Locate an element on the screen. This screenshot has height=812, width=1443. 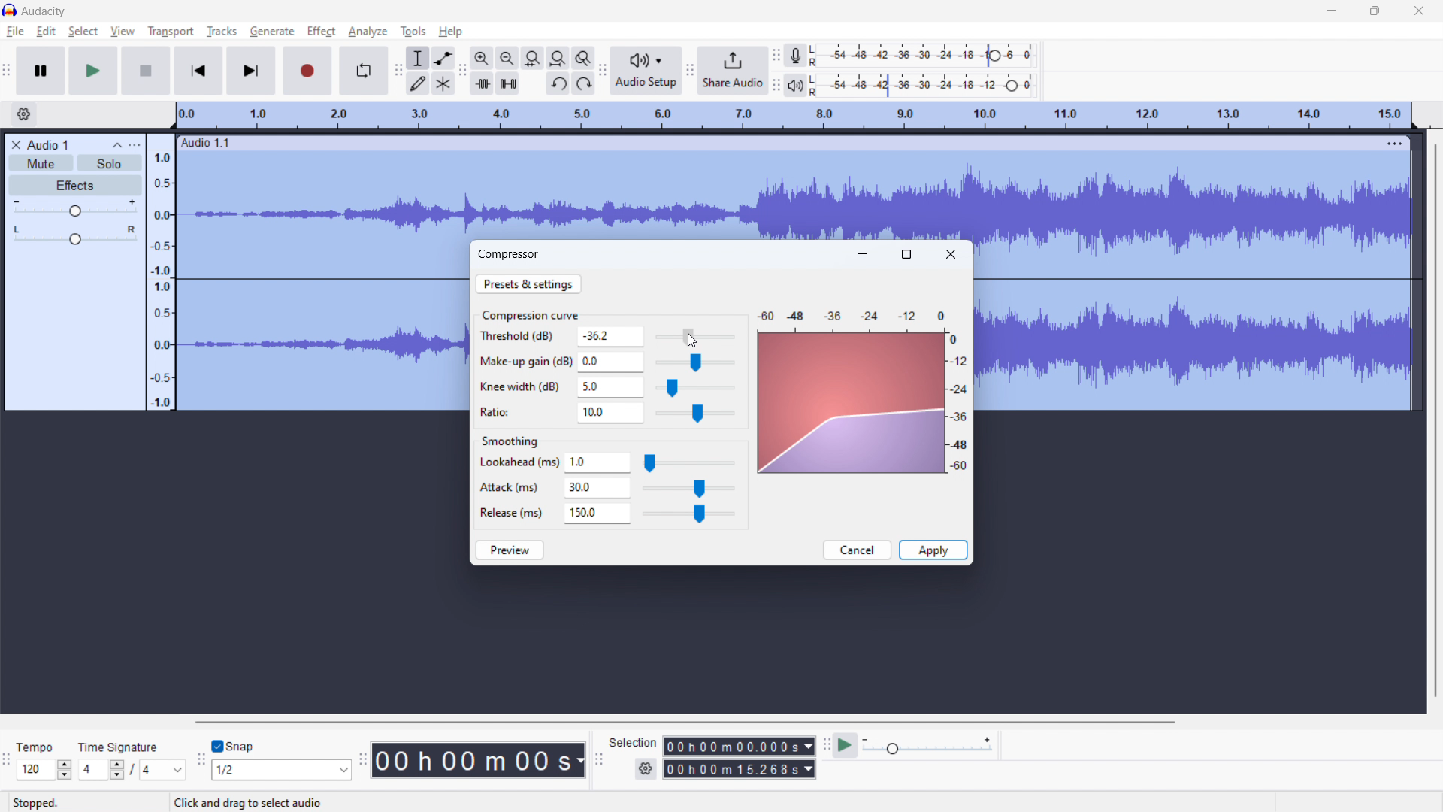
edit is located at coordinates (47, 31).